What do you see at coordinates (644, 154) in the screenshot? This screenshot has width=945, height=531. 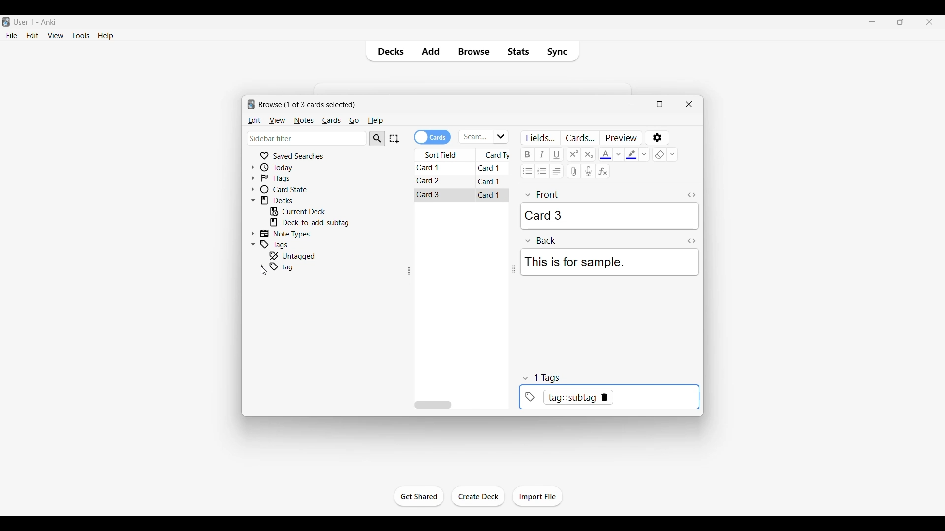 I see `Text highlight color options` at bounding box center [644, 154].